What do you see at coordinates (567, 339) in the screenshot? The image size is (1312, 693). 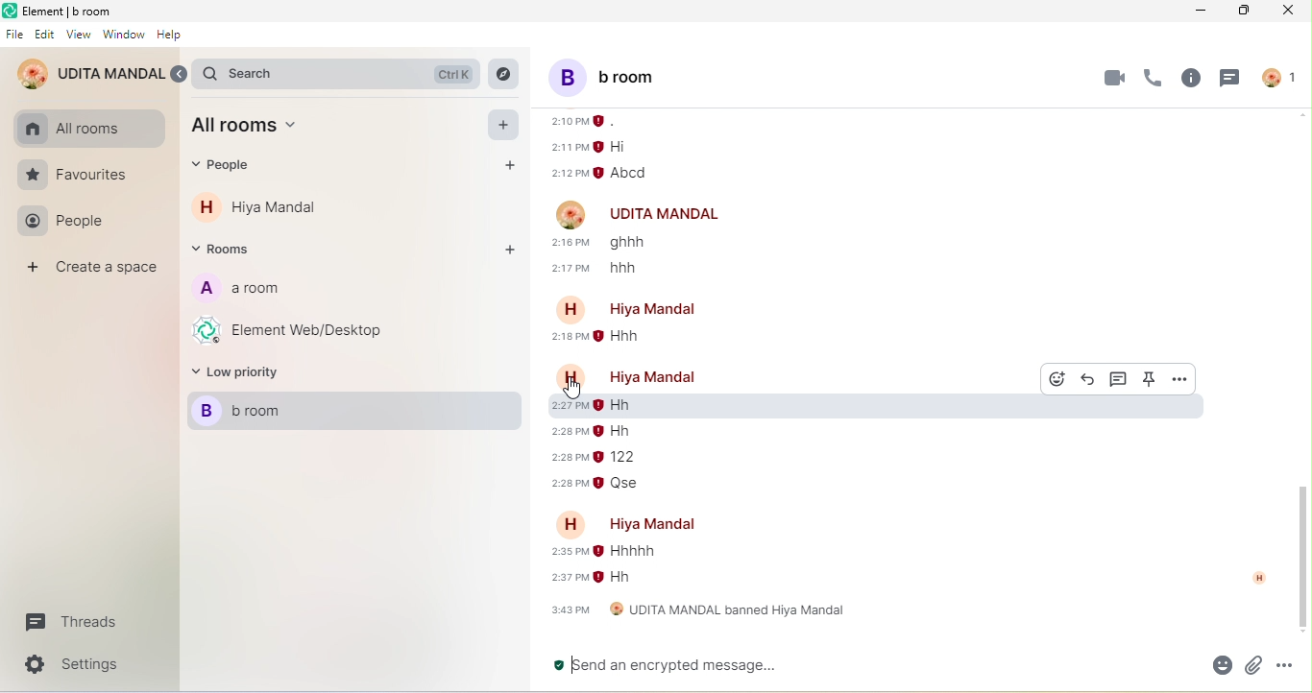 I see `sending message time` at bounding box center [567, 339].